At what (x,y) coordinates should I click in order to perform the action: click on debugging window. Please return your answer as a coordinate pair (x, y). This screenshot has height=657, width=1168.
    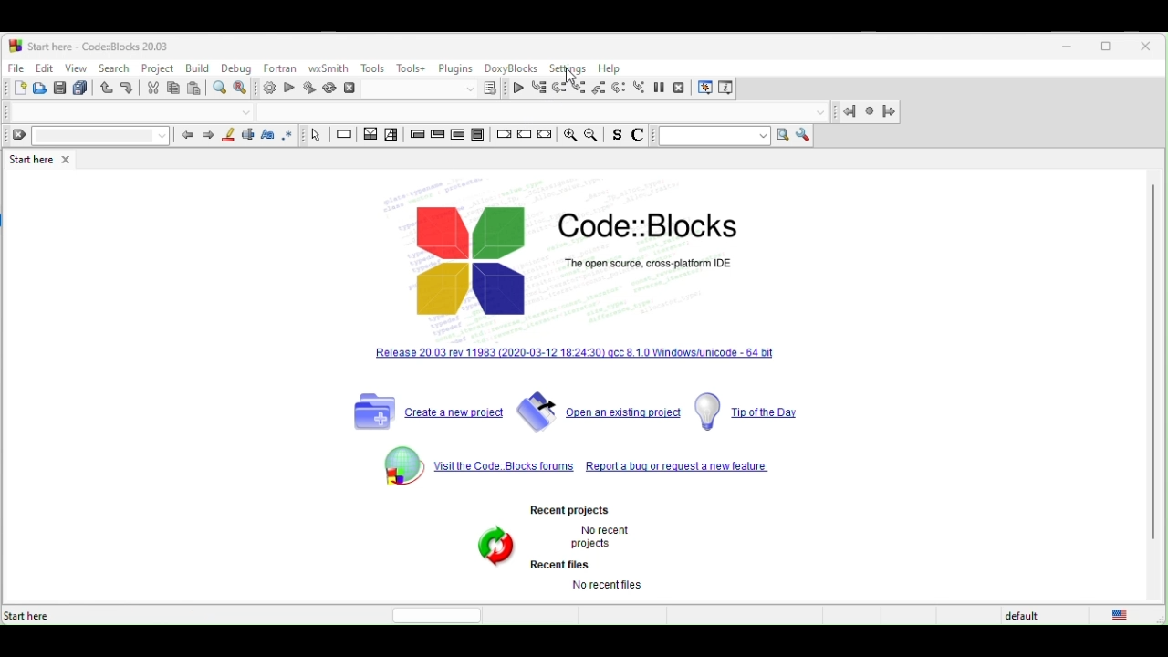
    Looking at the image, I should click on (705, 88).